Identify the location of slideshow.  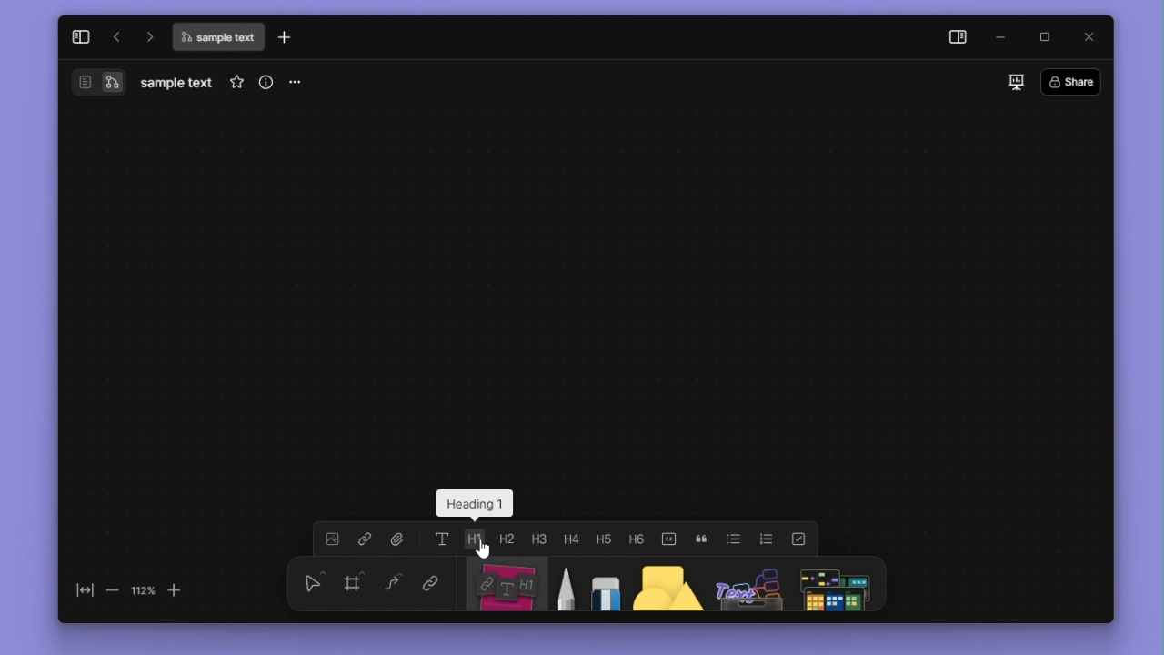
(1017, 82).